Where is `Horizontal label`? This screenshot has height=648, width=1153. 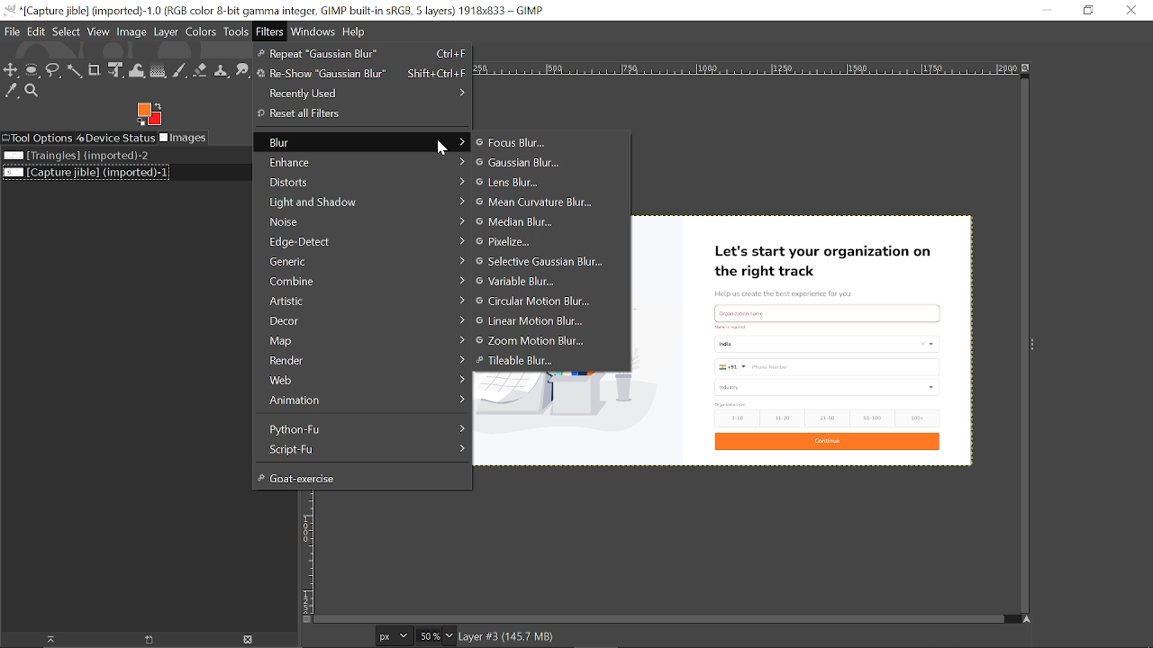 Horizontal label is located at coordinates (744, 69).